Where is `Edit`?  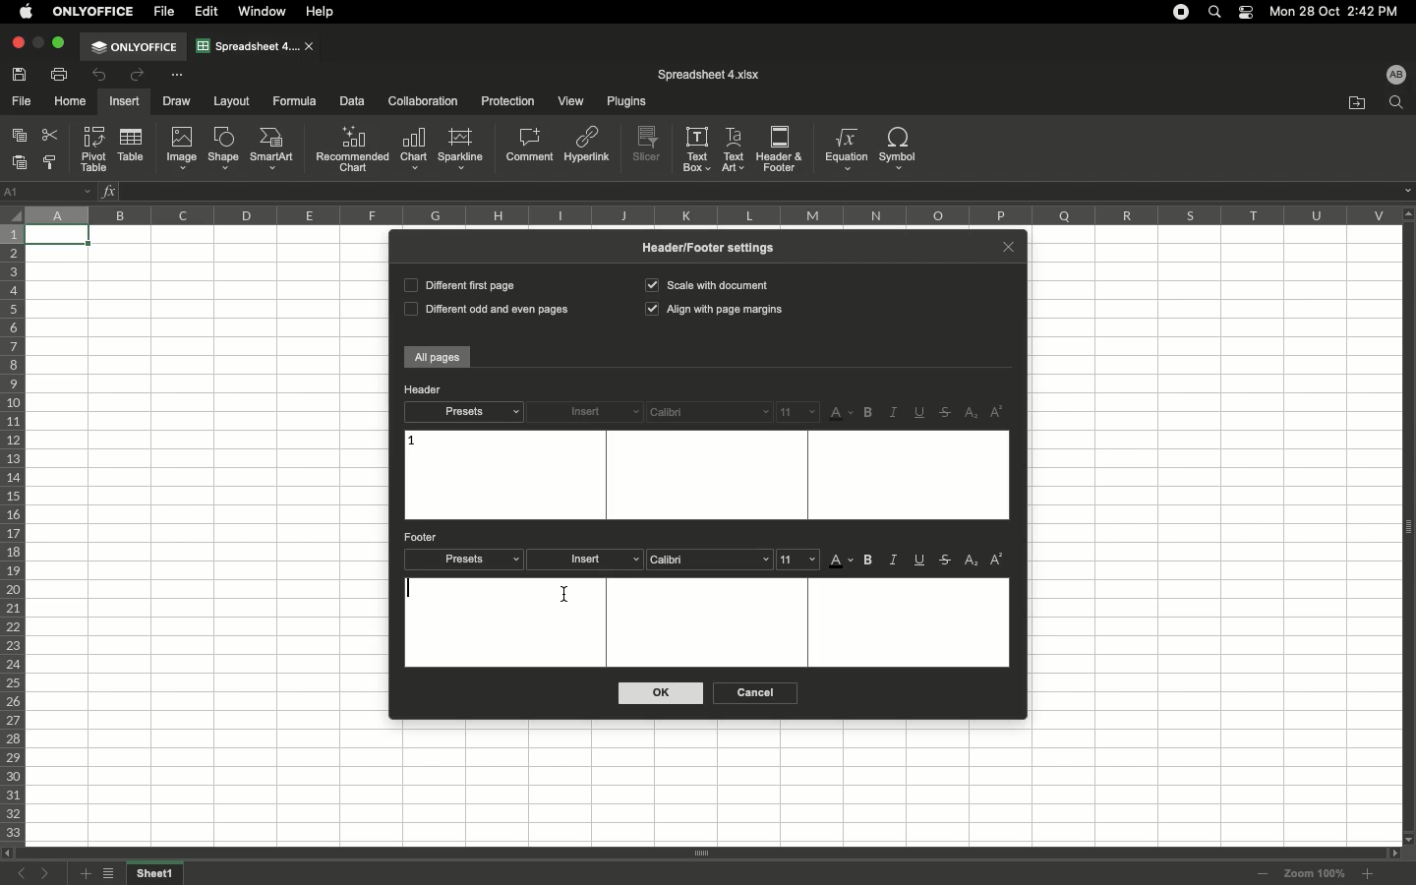
Edit is located at coordinates (207, 12).